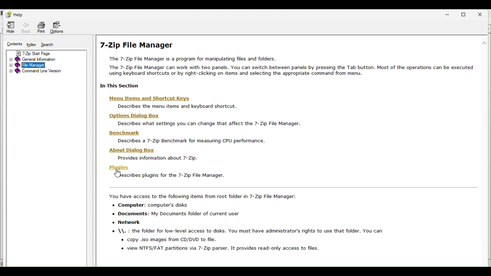 This screenshot has height=276, width=491. What do you see at coordinates (122, 132) in the screenshot?
I see `Benchmark` at bounding box center [122, 132].